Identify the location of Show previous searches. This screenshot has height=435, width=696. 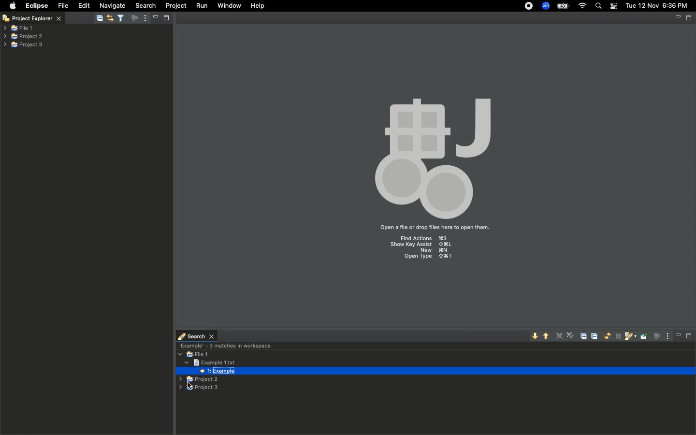
(629, 336).